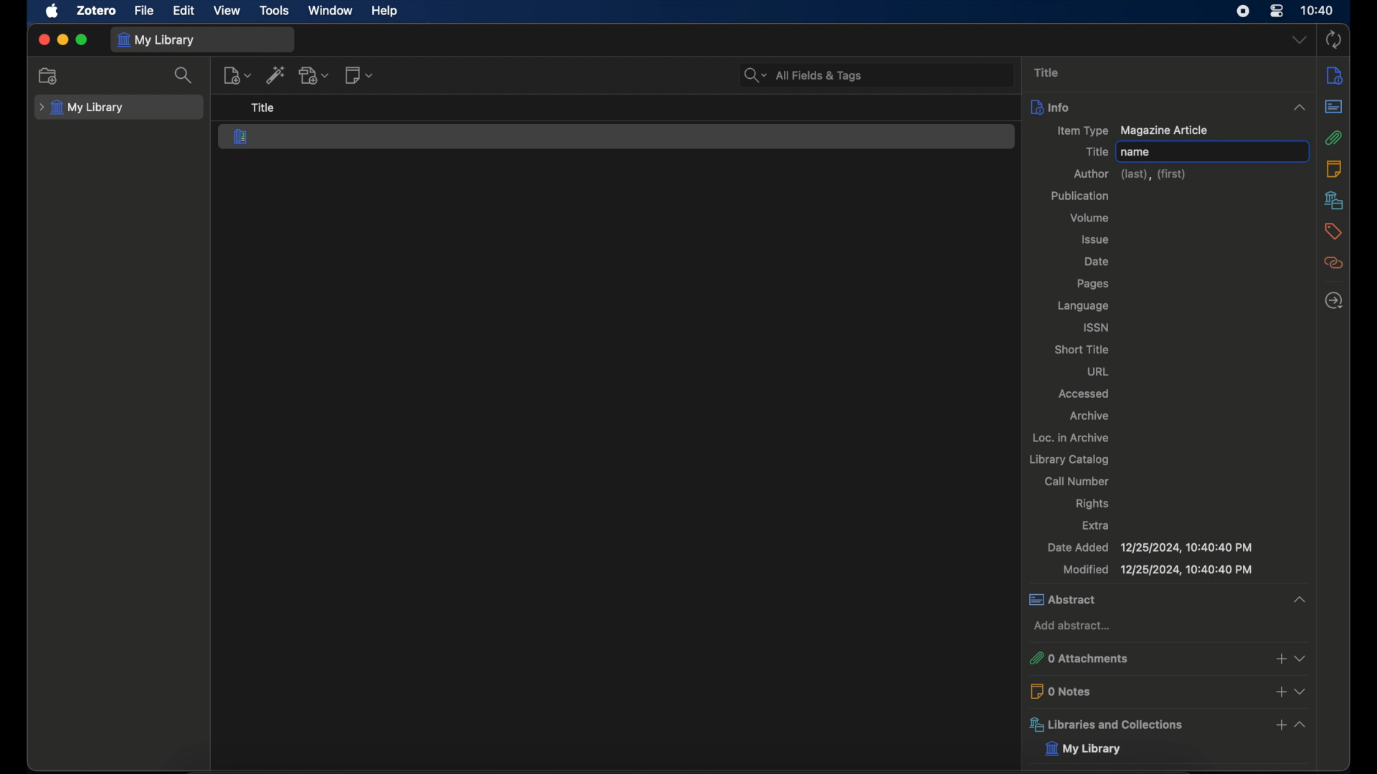 The width and height of the screenshot is (1377, 774). What do you see at coordinates (1333, 263) in the screenshot?
I see `related` at bounding box center [1333, 263].